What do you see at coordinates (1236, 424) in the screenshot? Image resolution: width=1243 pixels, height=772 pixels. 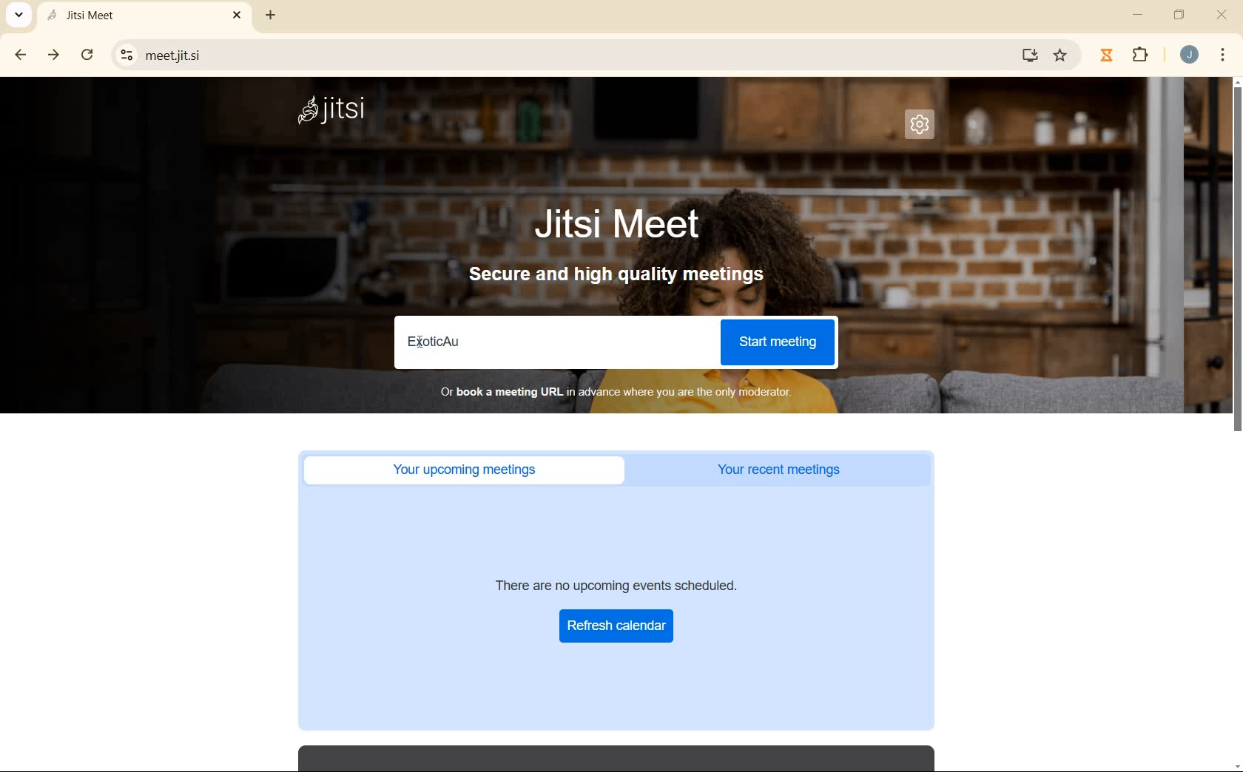 I see `scrollbar` at bounding box center [1236, 424].